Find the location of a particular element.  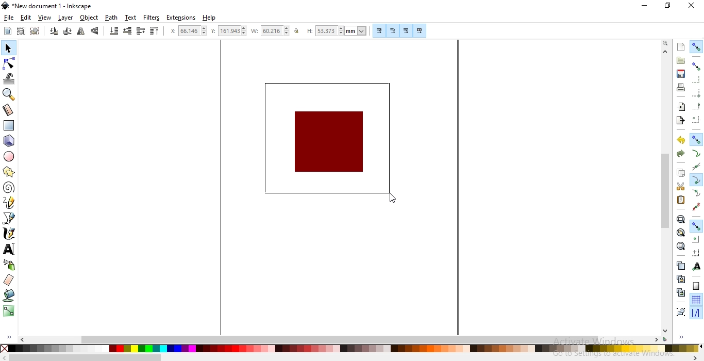

snap to page border is located at coordinates (696, 286).